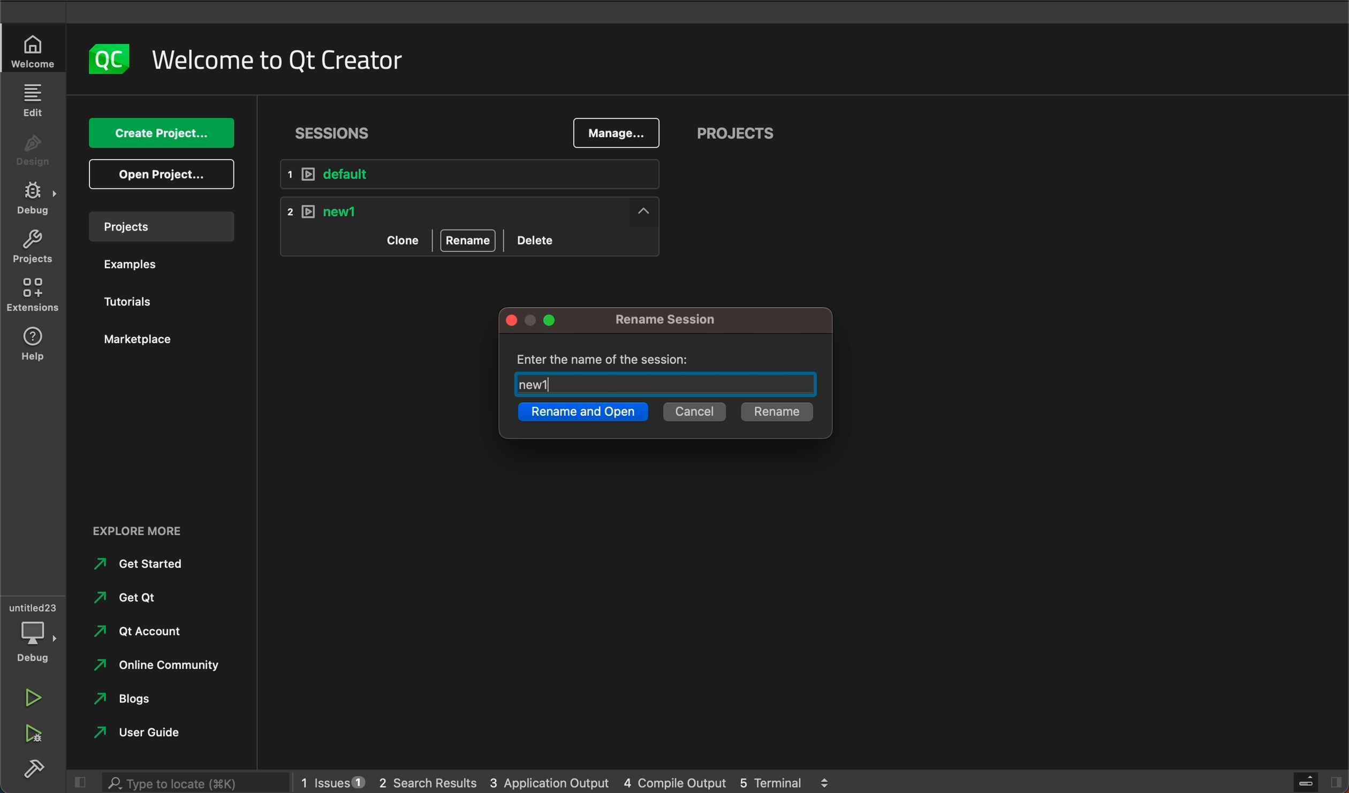 The height and width of the screenshot is (793, 1349). I want to click on logo, so click(102, 59).